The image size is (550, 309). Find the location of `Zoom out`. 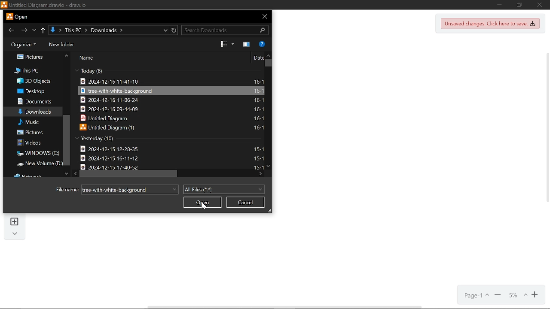

Zoom out is located at coordinates (498, 295).